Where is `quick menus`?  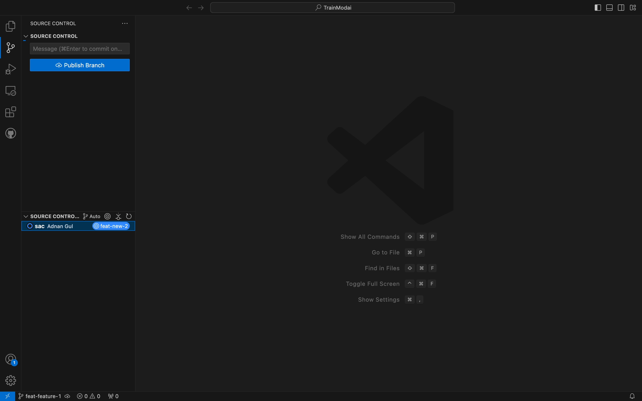
quick menus is located at coordinates (334, 7).